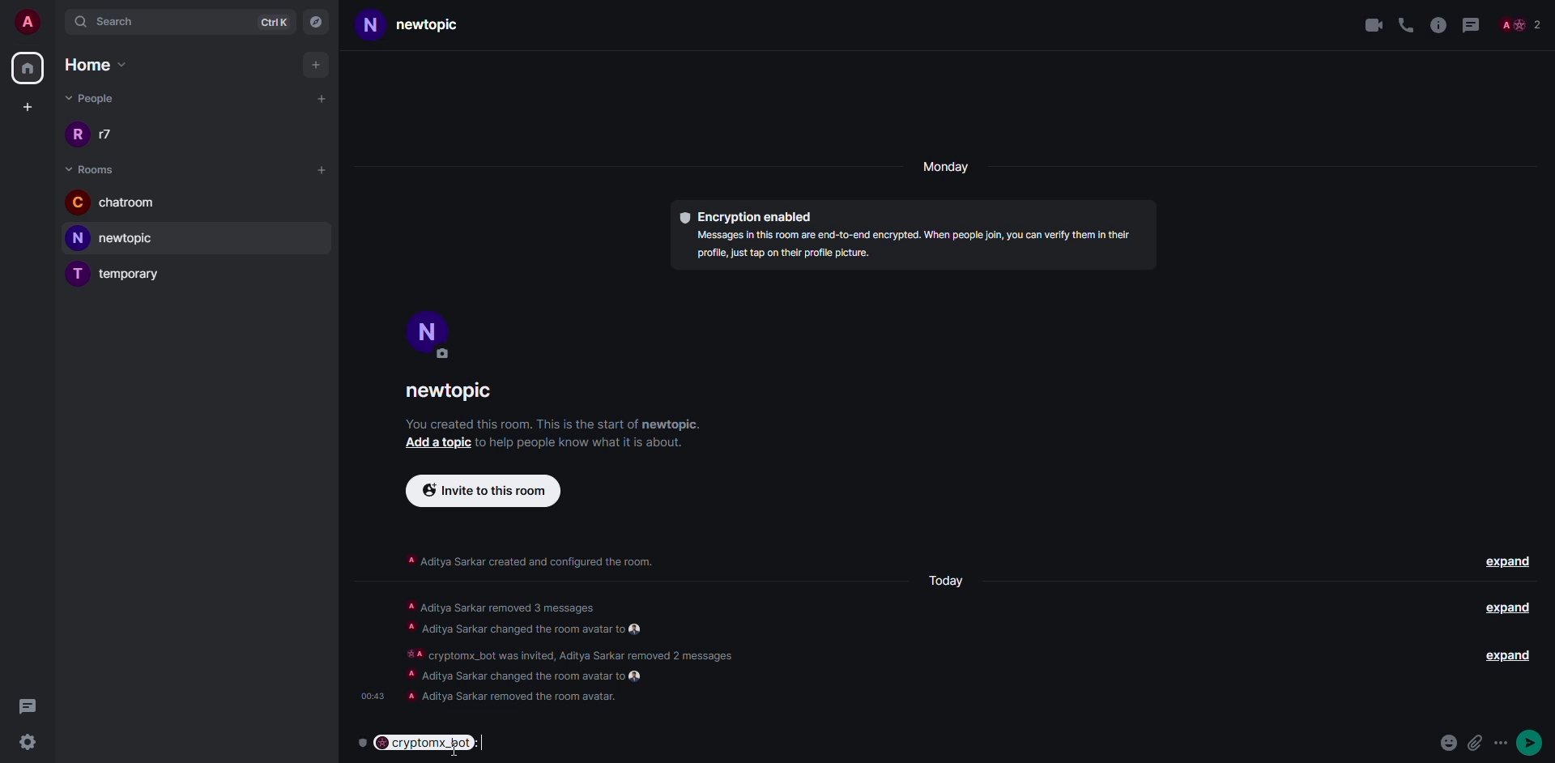 This screenshot has width=1555, height=763. What do you see at coordinates (905, 248) in the screenshot?
I see `Messages in this room are end-to-end encrypted. When people join, you can verify them In theirprofile, just tap on their profile picture.` at bounding box center [905, 248].